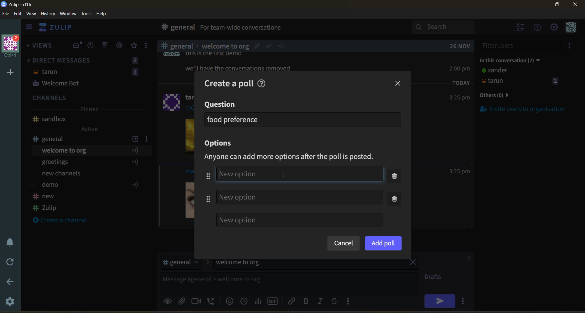 Image resolution: width=585 pixels, height=313 pixels. What do you see at coordinates (413, 277) in the screenshot?
I see `expand compose box` at bounding box center [413, 277].